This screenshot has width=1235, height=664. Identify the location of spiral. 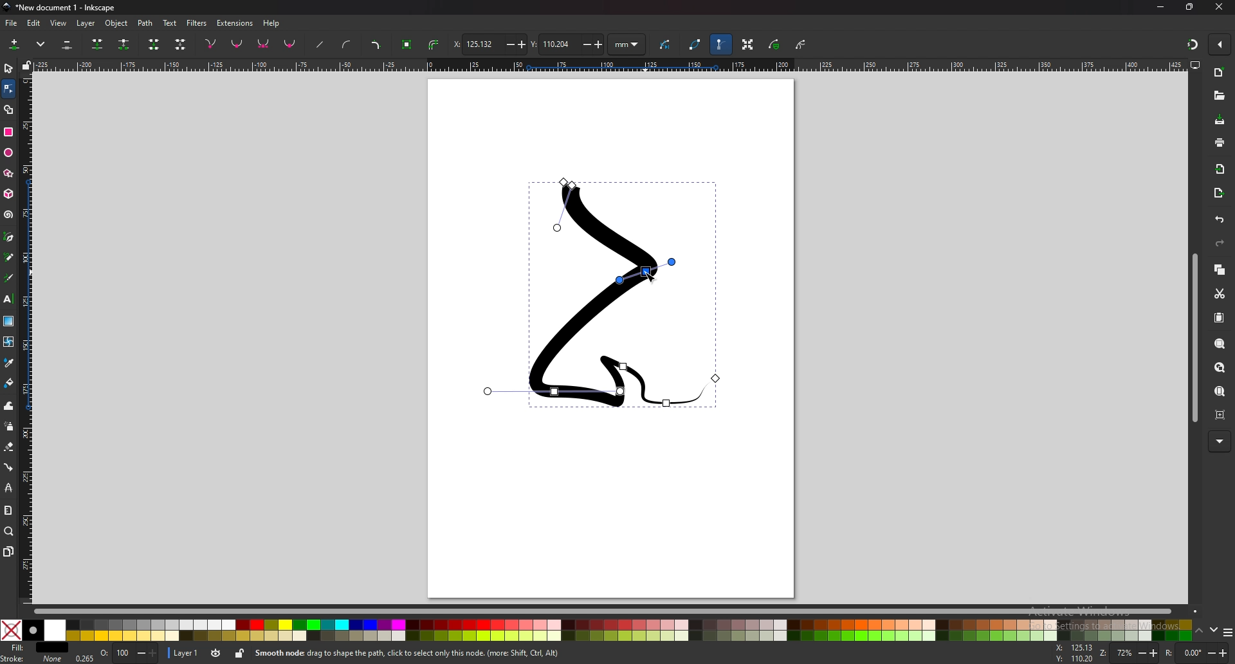
(8, 215).